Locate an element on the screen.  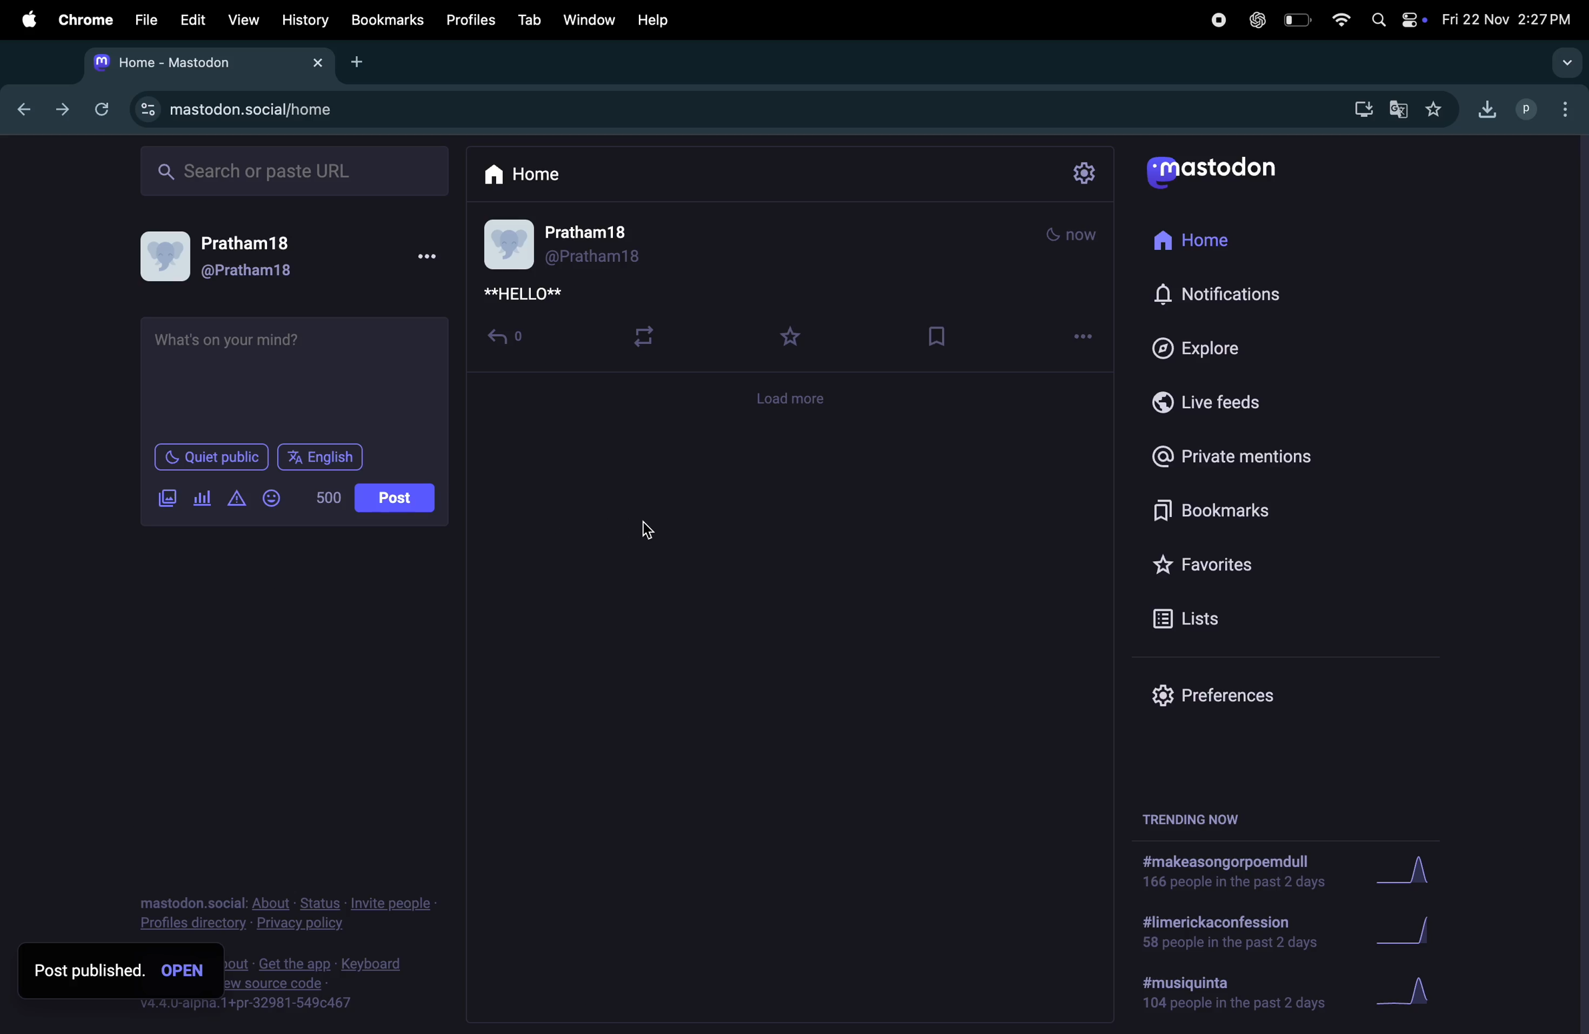
favorites is located at coordinates (1259, 566).